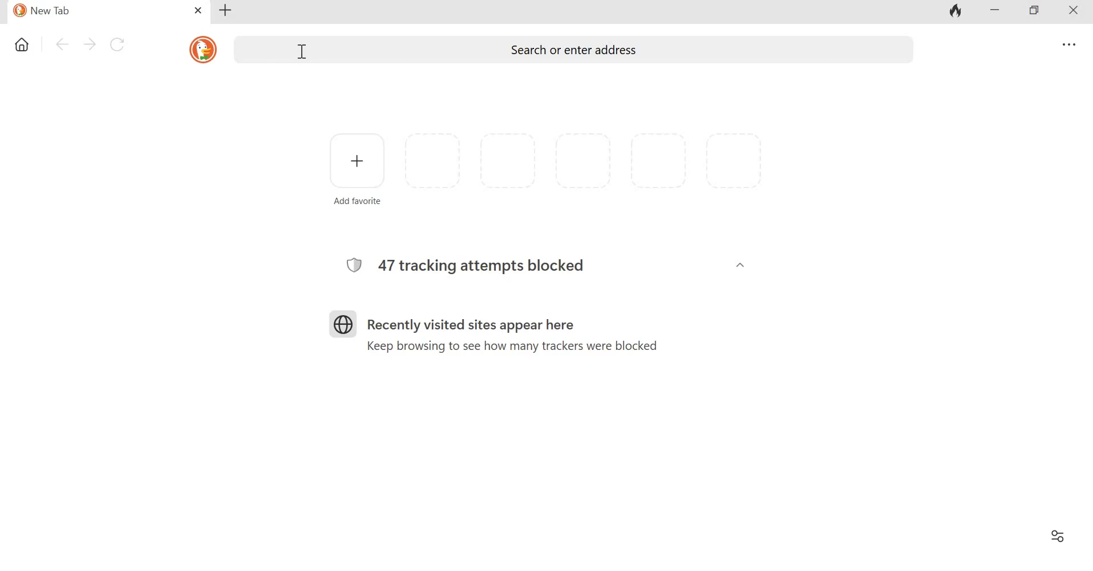  What do you see at coordinates (23, 42) in the screenshot?
I see `Home` at bounding box center [23, 42].